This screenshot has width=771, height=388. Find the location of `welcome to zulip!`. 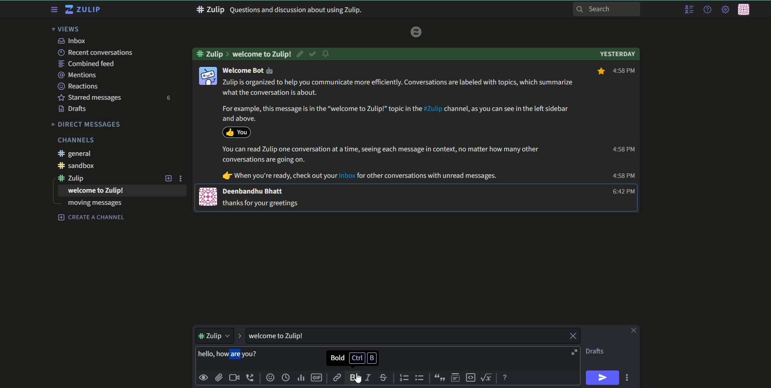

welcome to zulip! is located at coordinates (262, 54).